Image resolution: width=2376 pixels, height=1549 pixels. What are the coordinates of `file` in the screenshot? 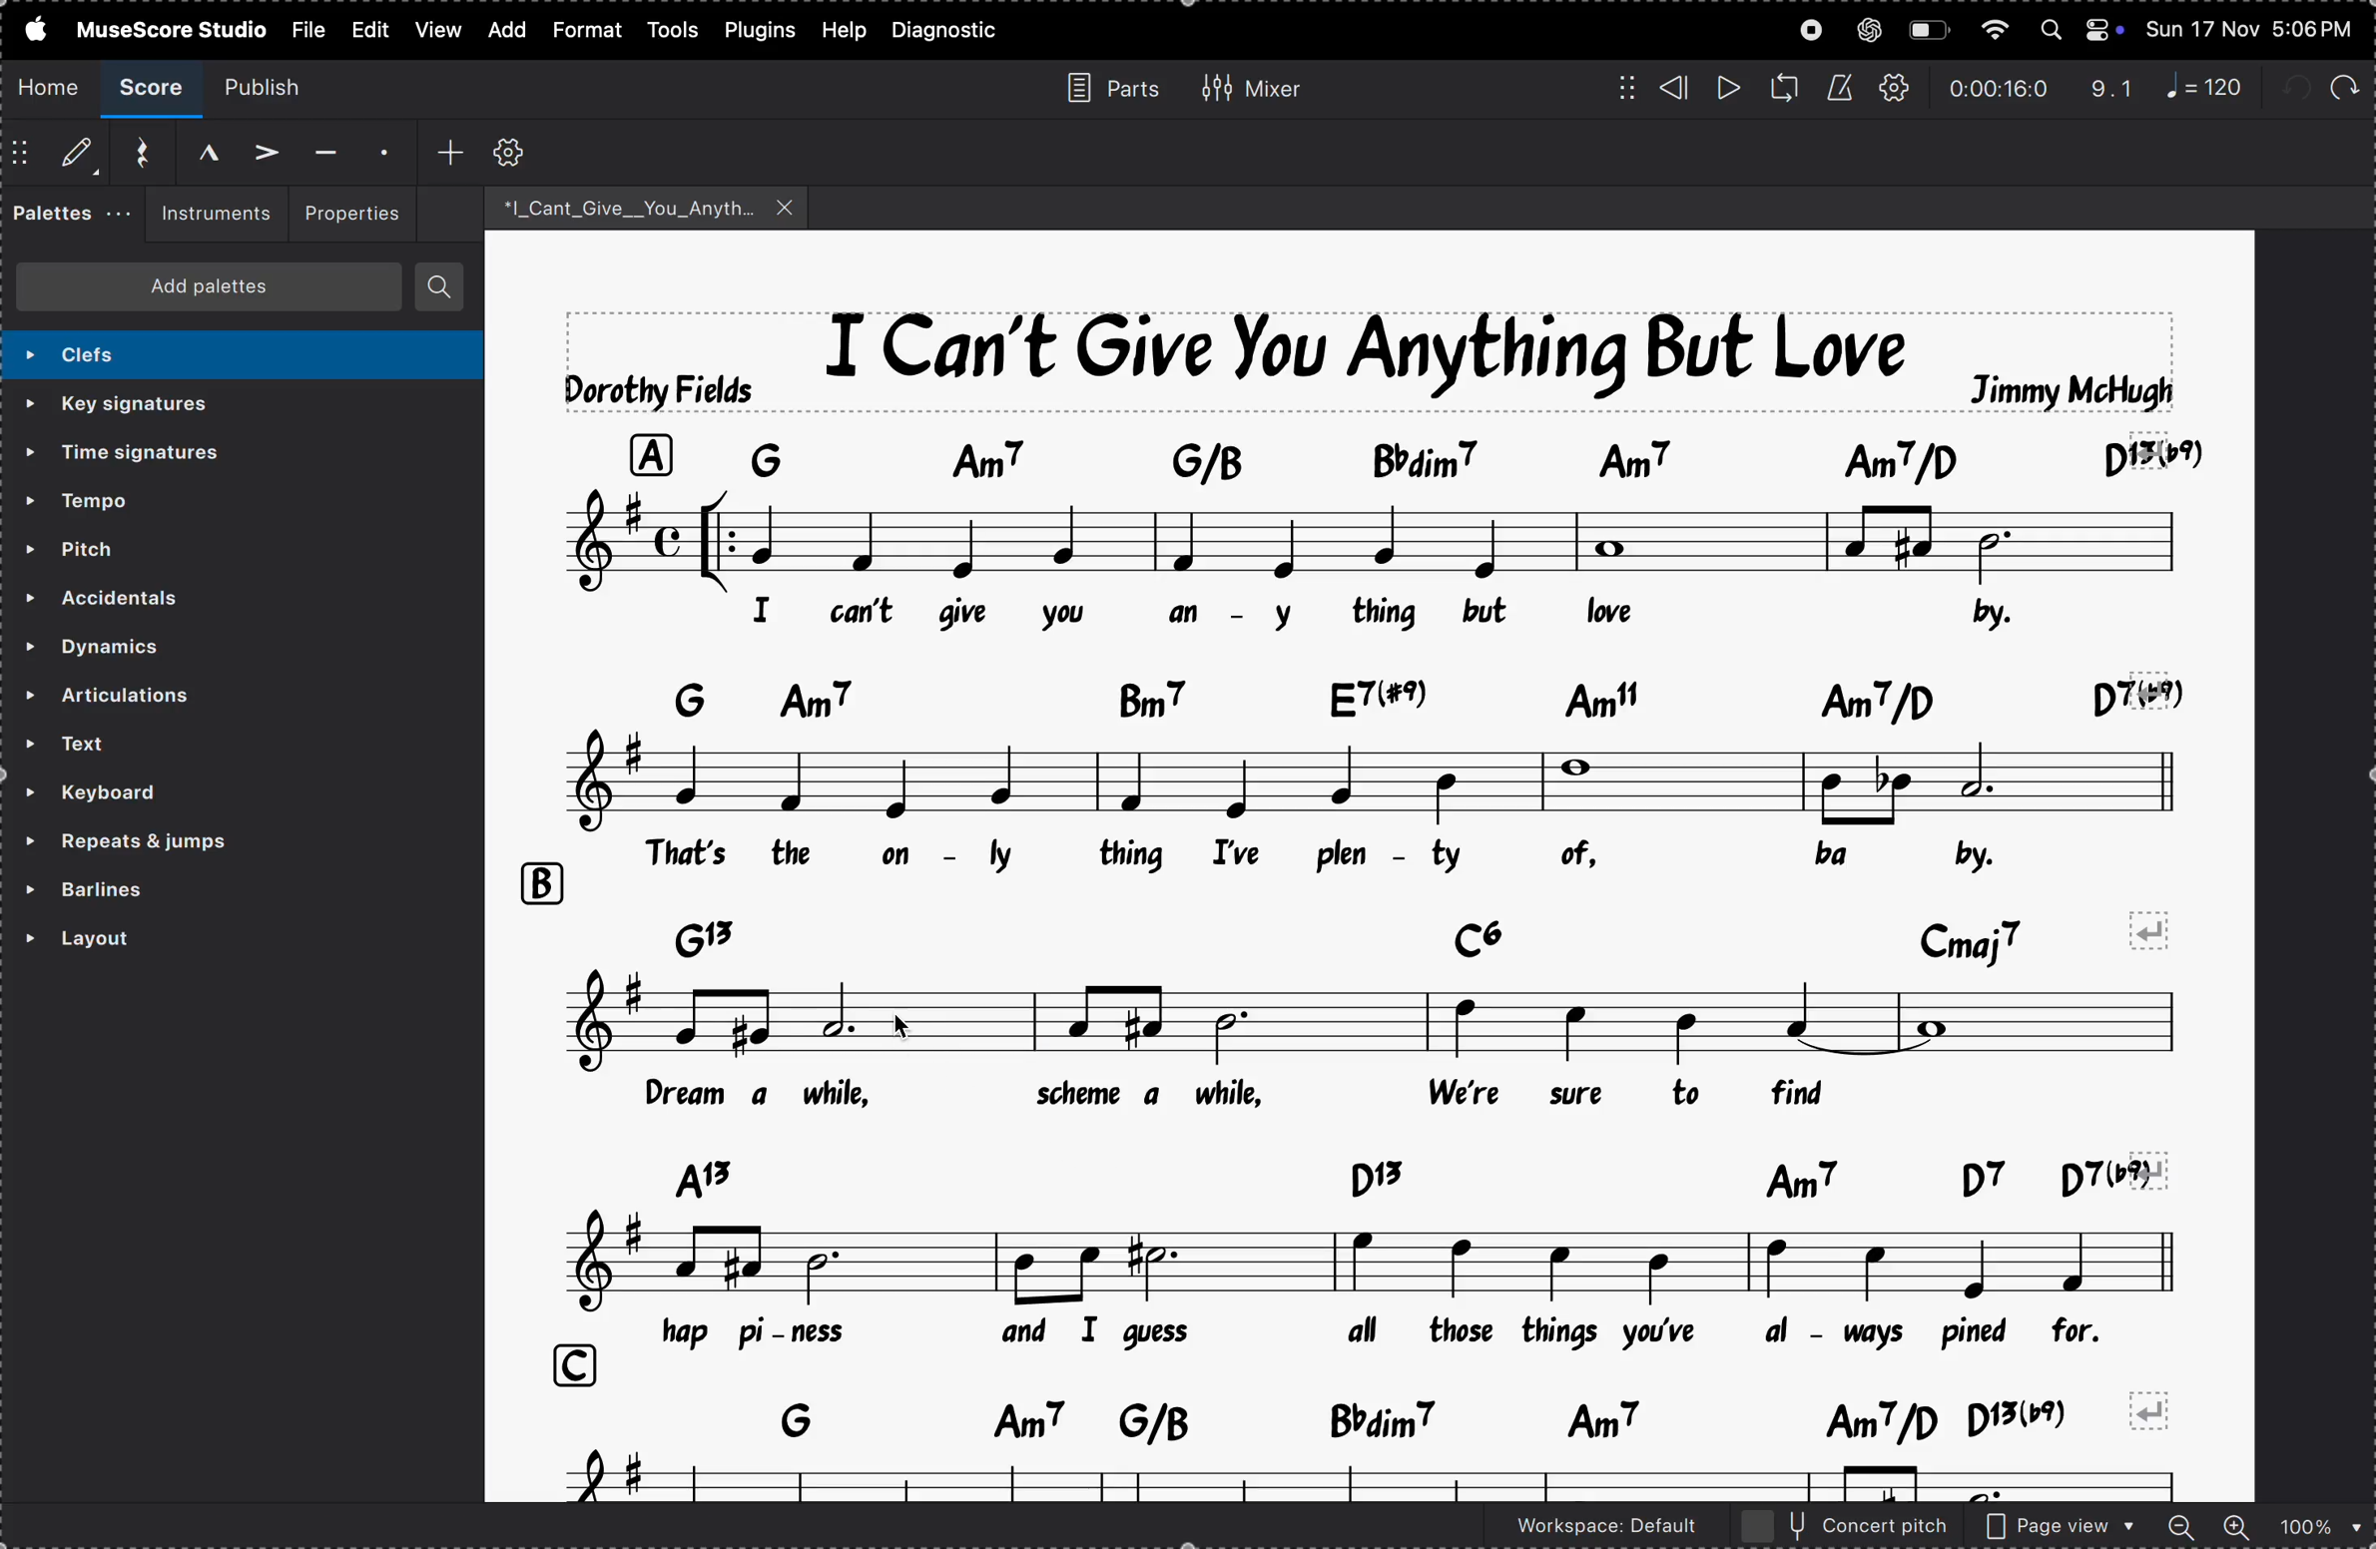 It's located at (306, 27).